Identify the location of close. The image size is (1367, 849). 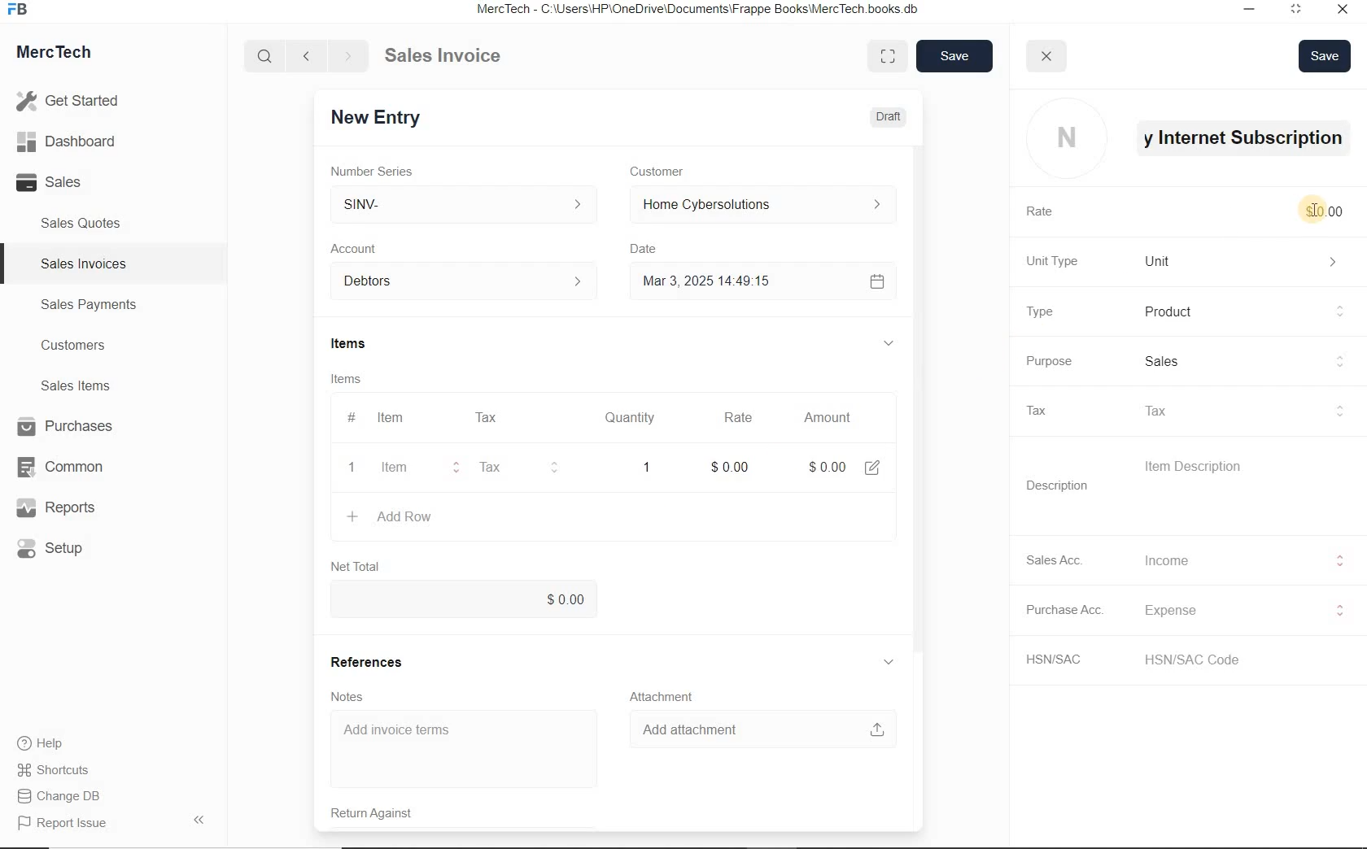
(1046, 56).